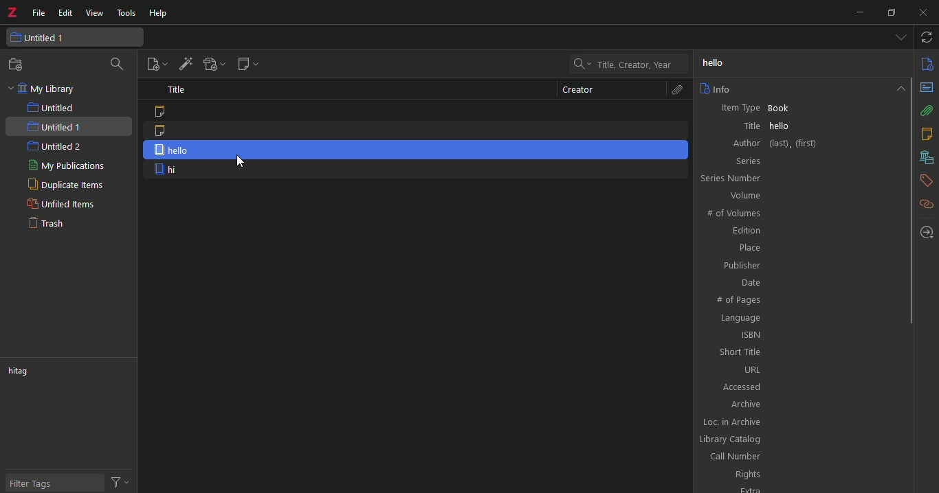 The height and width of the screenshot is (493, 939). Describe the element at coordinates (186, 65) in the screenshot. I see `add item` at that location.